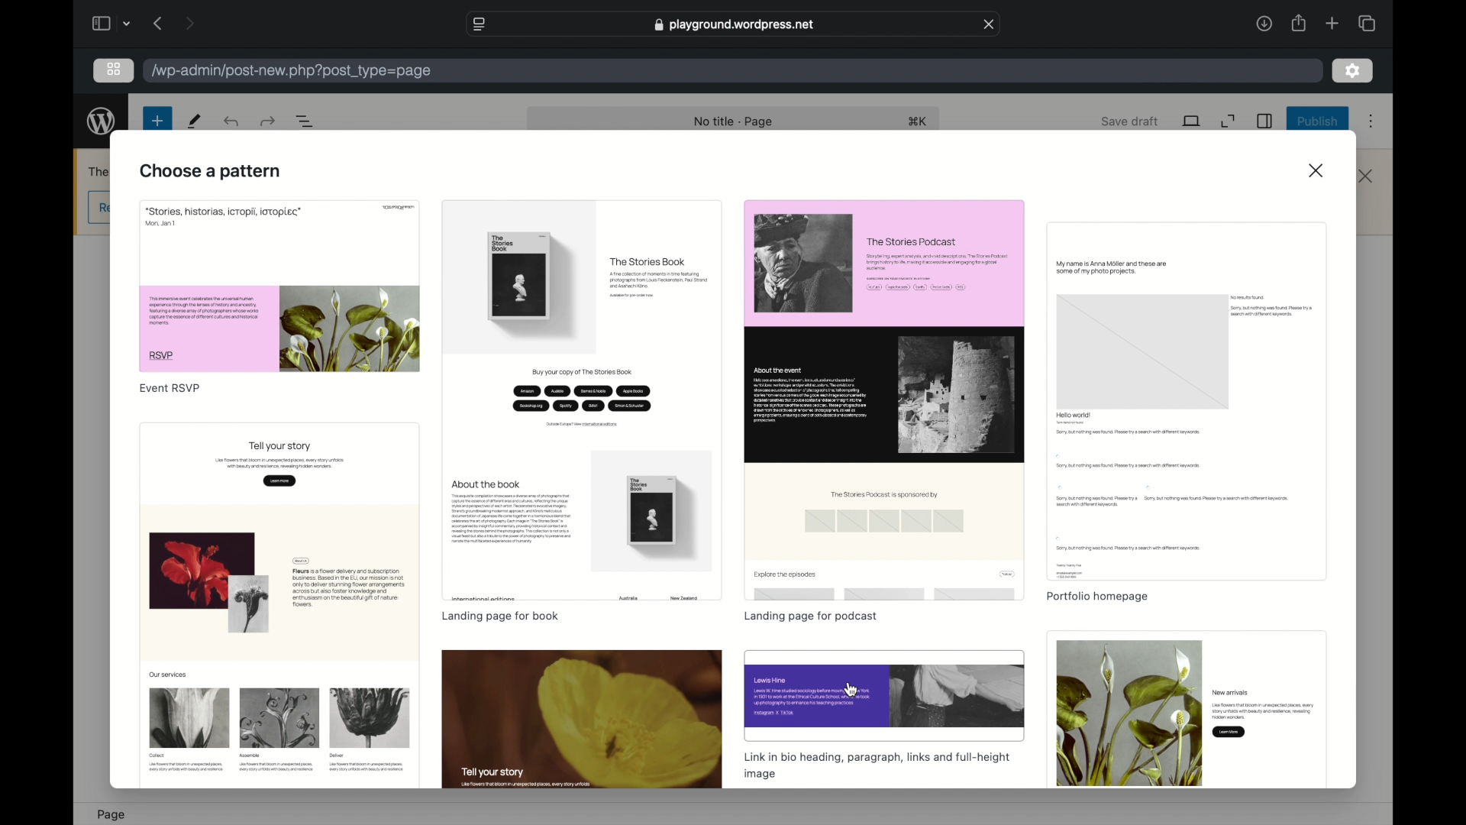 The image size is (1466, 825). Describe the element at coordinates (297, 71) in the screenshot. I see `/wp-admin/post-new.php?post_type=page` at that location.